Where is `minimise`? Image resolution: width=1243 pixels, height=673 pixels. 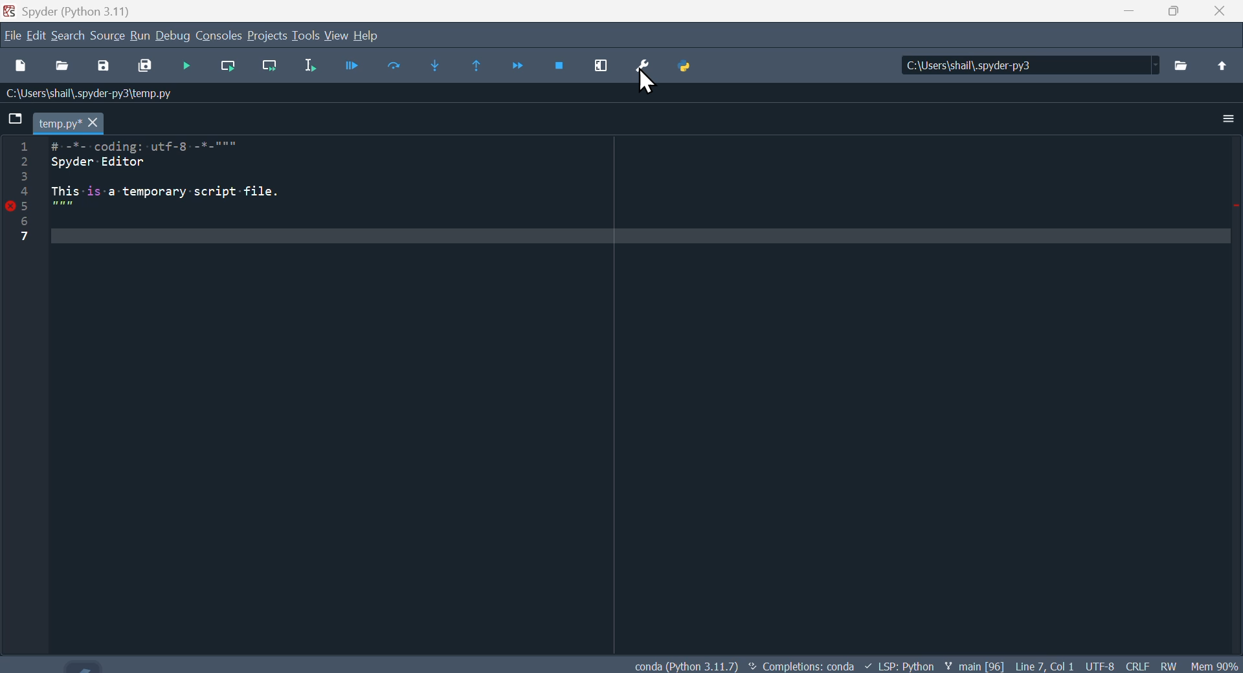
minimise is located at coordinates (1136, 15).